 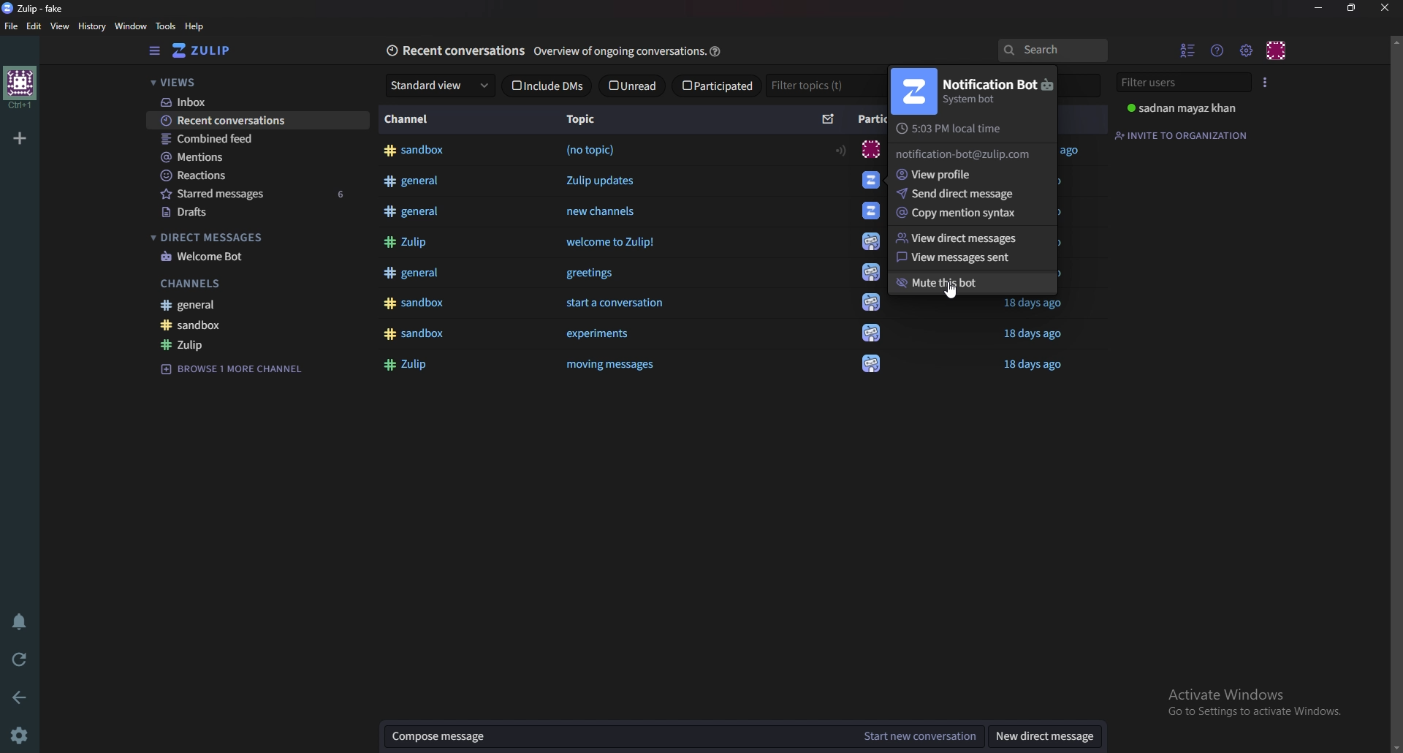 I want to click on search, so click(x=1052, y=50).